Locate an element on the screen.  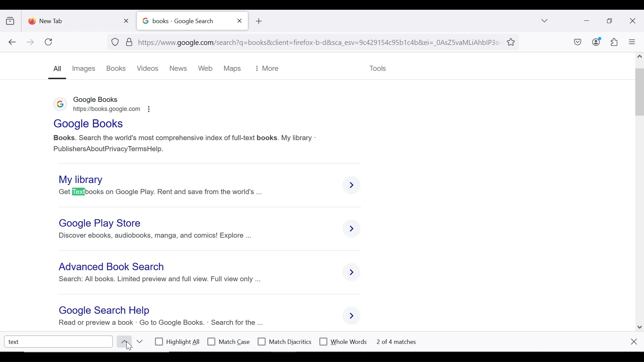
all is located at coordinates (56, 70).